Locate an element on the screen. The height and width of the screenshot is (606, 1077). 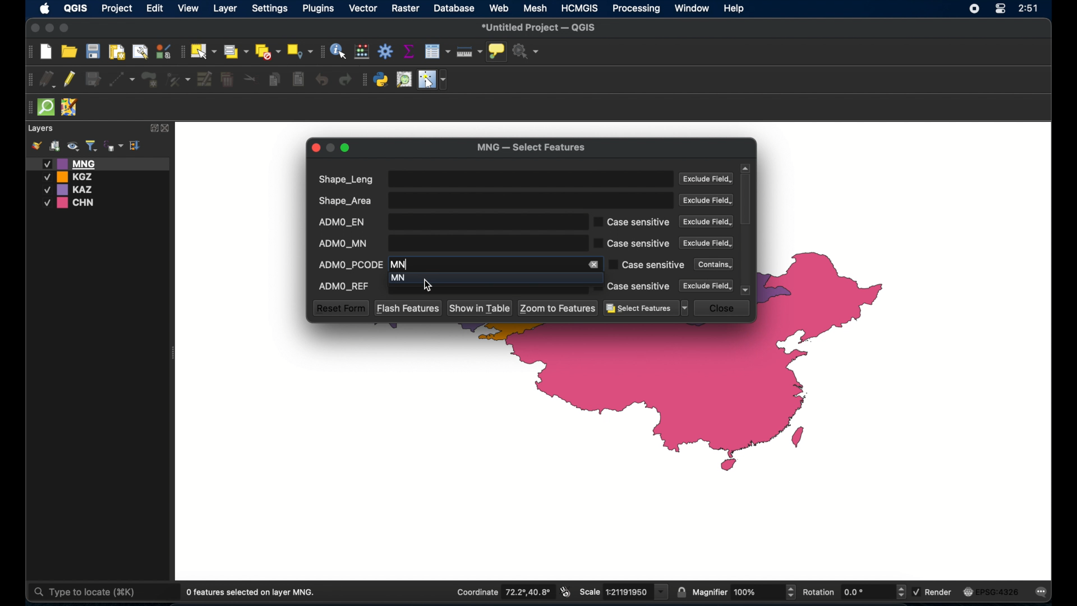
remove is located at coordinates (595, 265).